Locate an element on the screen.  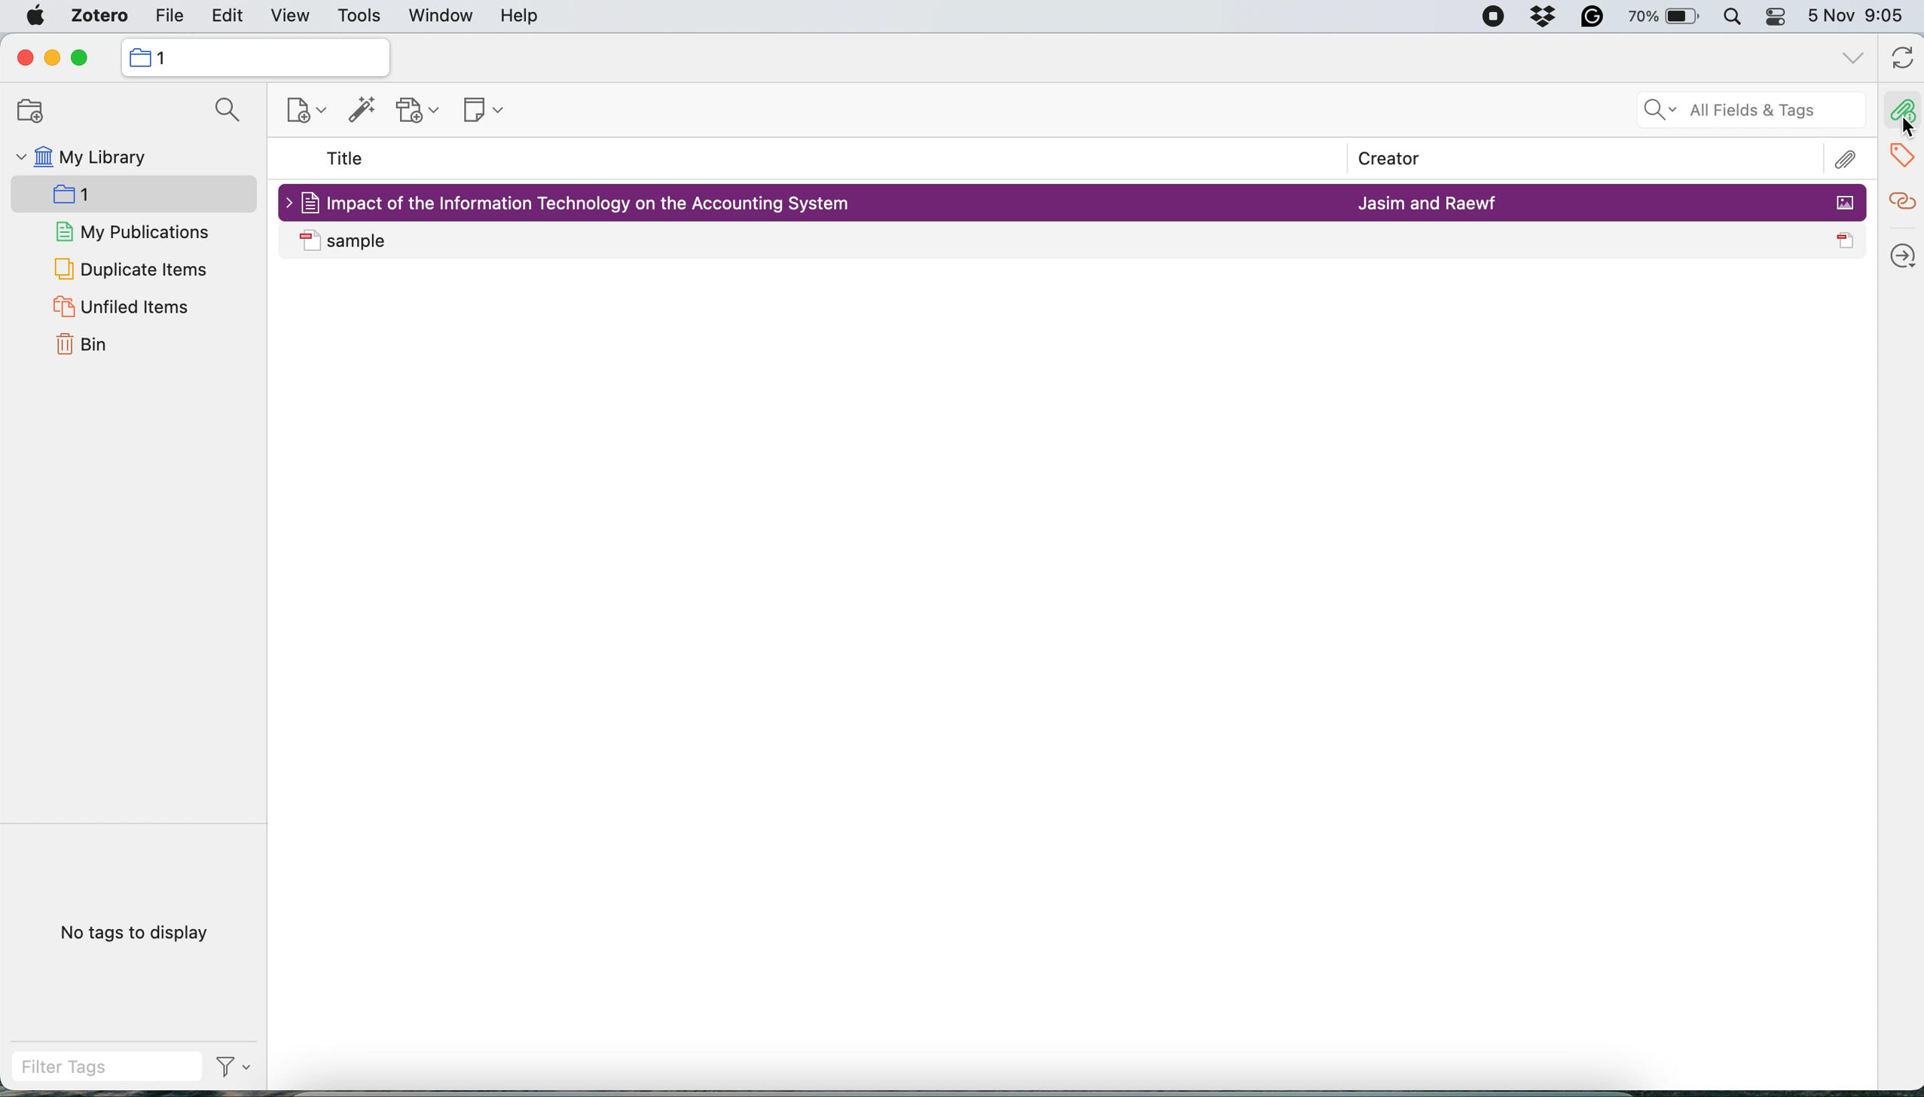
attachement is located at coordinates (1841, 159).